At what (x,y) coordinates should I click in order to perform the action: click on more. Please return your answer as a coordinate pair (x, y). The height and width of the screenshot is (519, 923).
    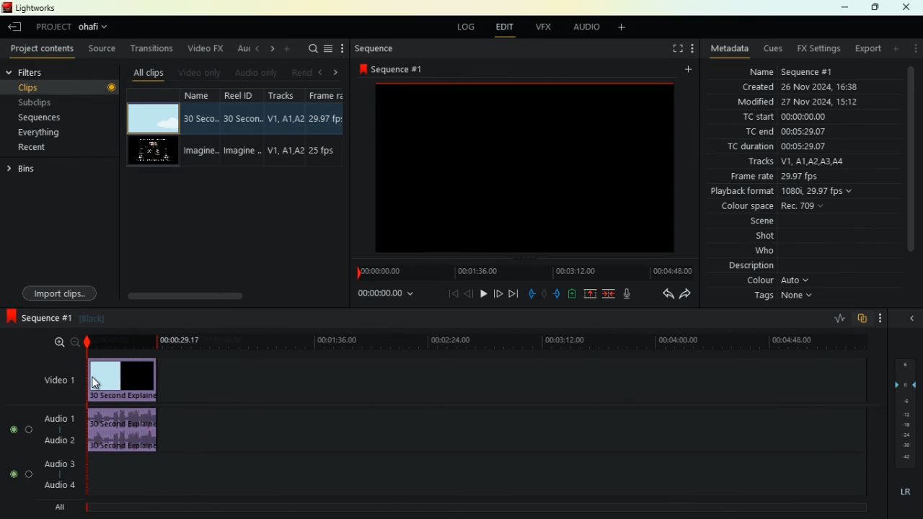
    Looking at the image, I should click on (340, 46).